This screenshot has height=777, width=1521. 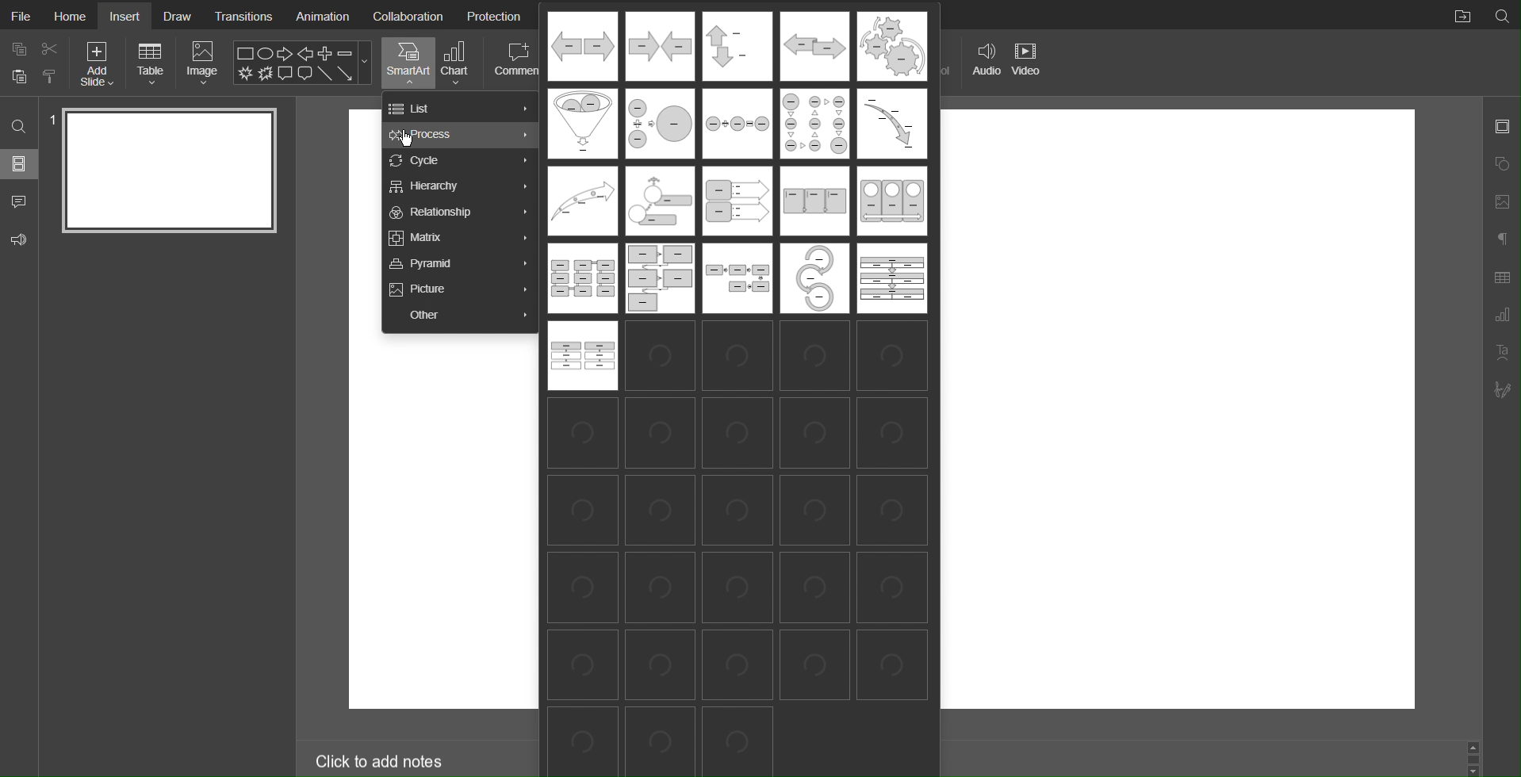 What do you see at coordinates (739, 122) in the screenshot?
I see `Process Template 8` at bounding box center [739, 122].